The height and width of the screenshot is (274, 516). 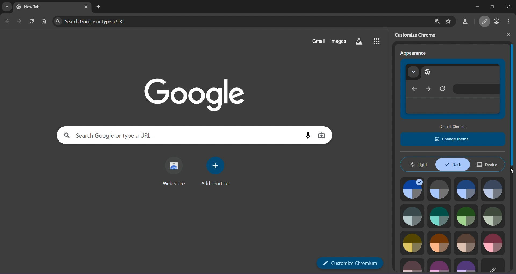 I want to click on close, so click(x=507, y=35).